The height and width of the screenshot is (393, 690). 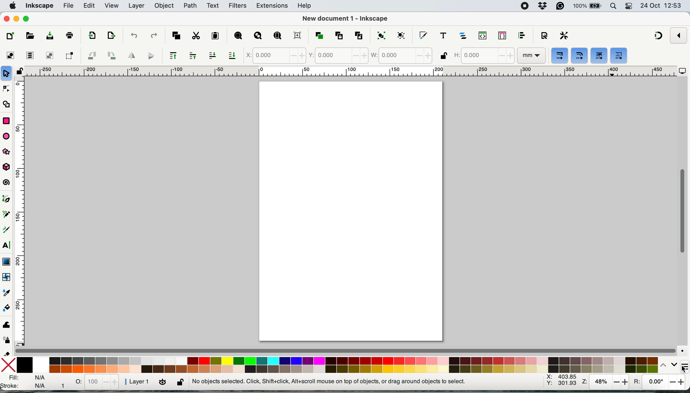 What do you see at coordinates (6, 327) in the screenshot?
I see `tweak tool` at bounding box center [6, 327].